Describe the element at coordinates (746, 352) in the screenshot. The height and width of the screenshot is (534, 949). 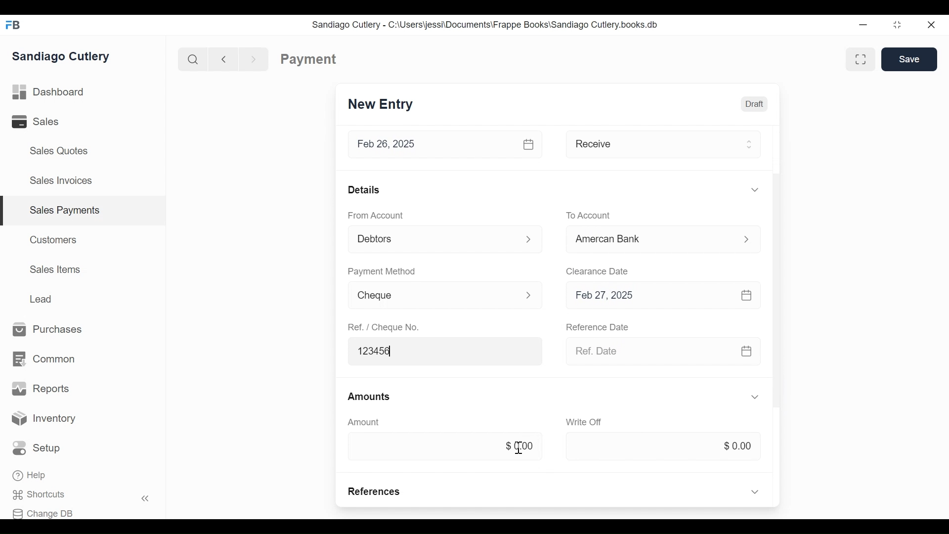
I see `Calendar` at that location.